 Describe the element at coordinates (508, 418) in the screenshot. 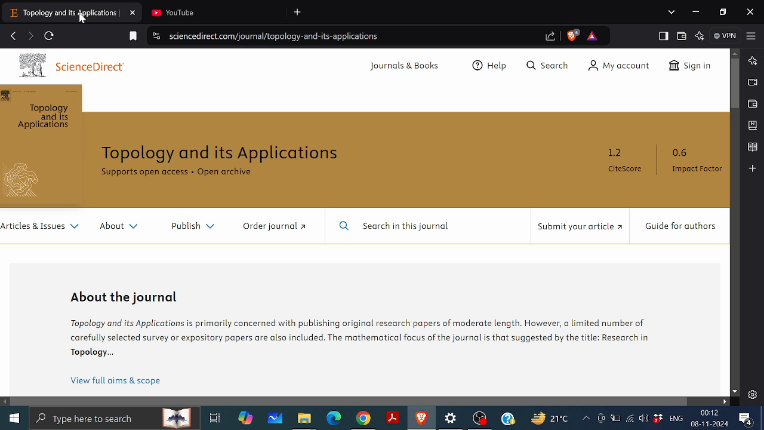

I see `Help` at that location.